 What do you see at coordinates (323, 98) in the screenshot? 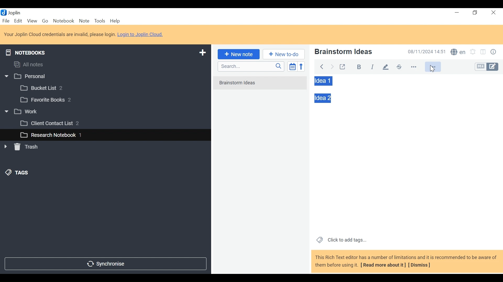
I see `note view` at bounding box center [323, 98].